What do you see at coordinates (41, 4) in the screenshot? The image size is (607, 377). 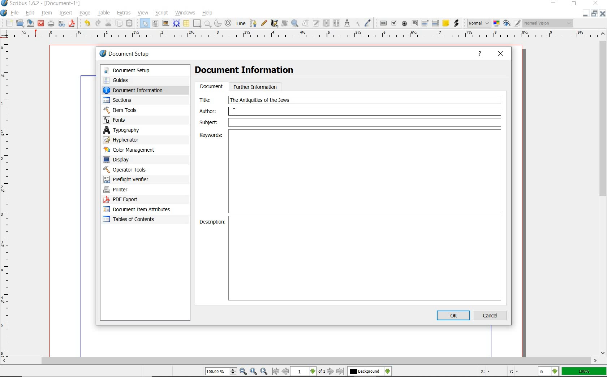 I see `system name` at bounding box center [41, 4].